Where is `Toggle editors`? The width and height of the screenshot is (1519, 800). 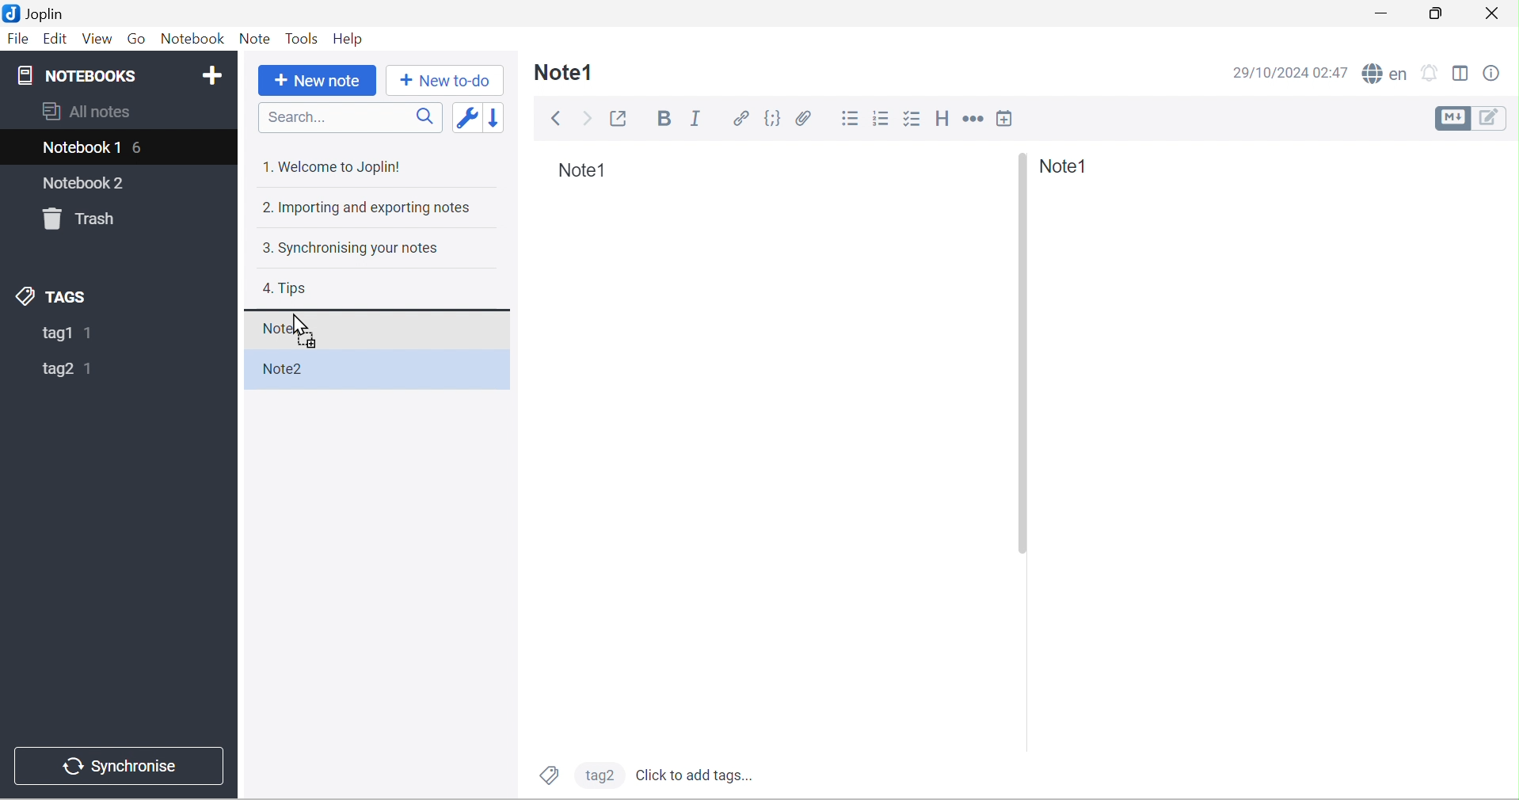
Toggle editors is located at coordinates (1474, 119).